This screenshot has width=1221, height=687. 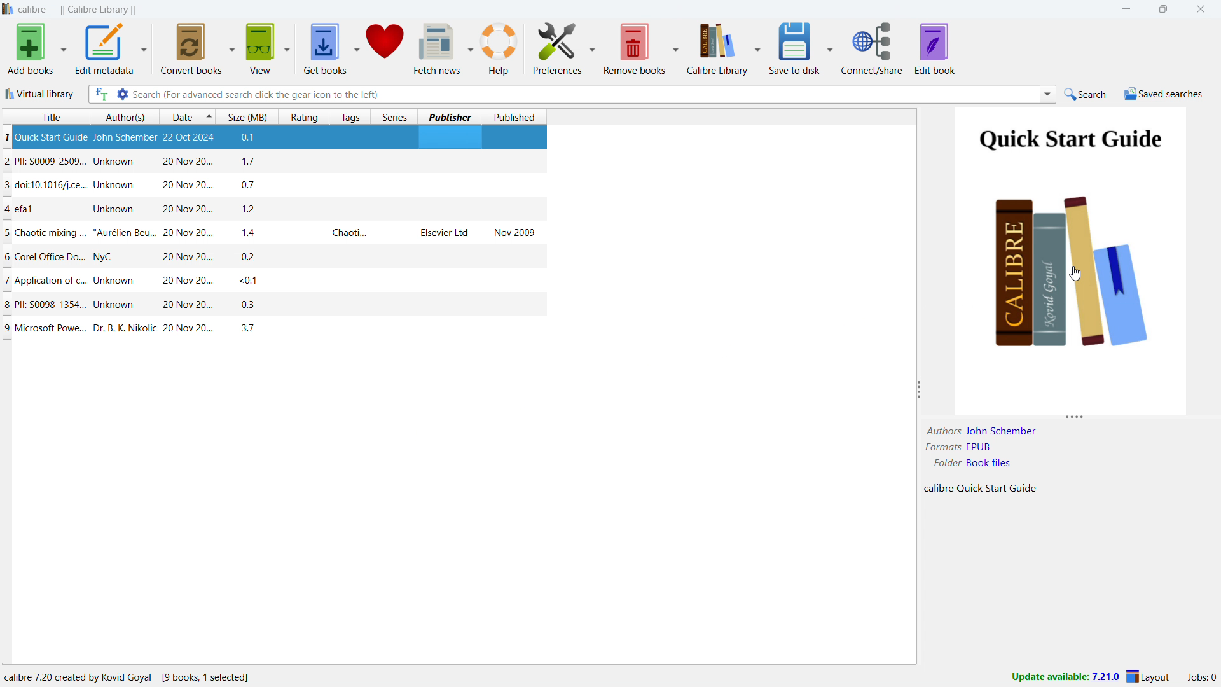 I want to click on Nov 2009, so click(x=514, y=232).